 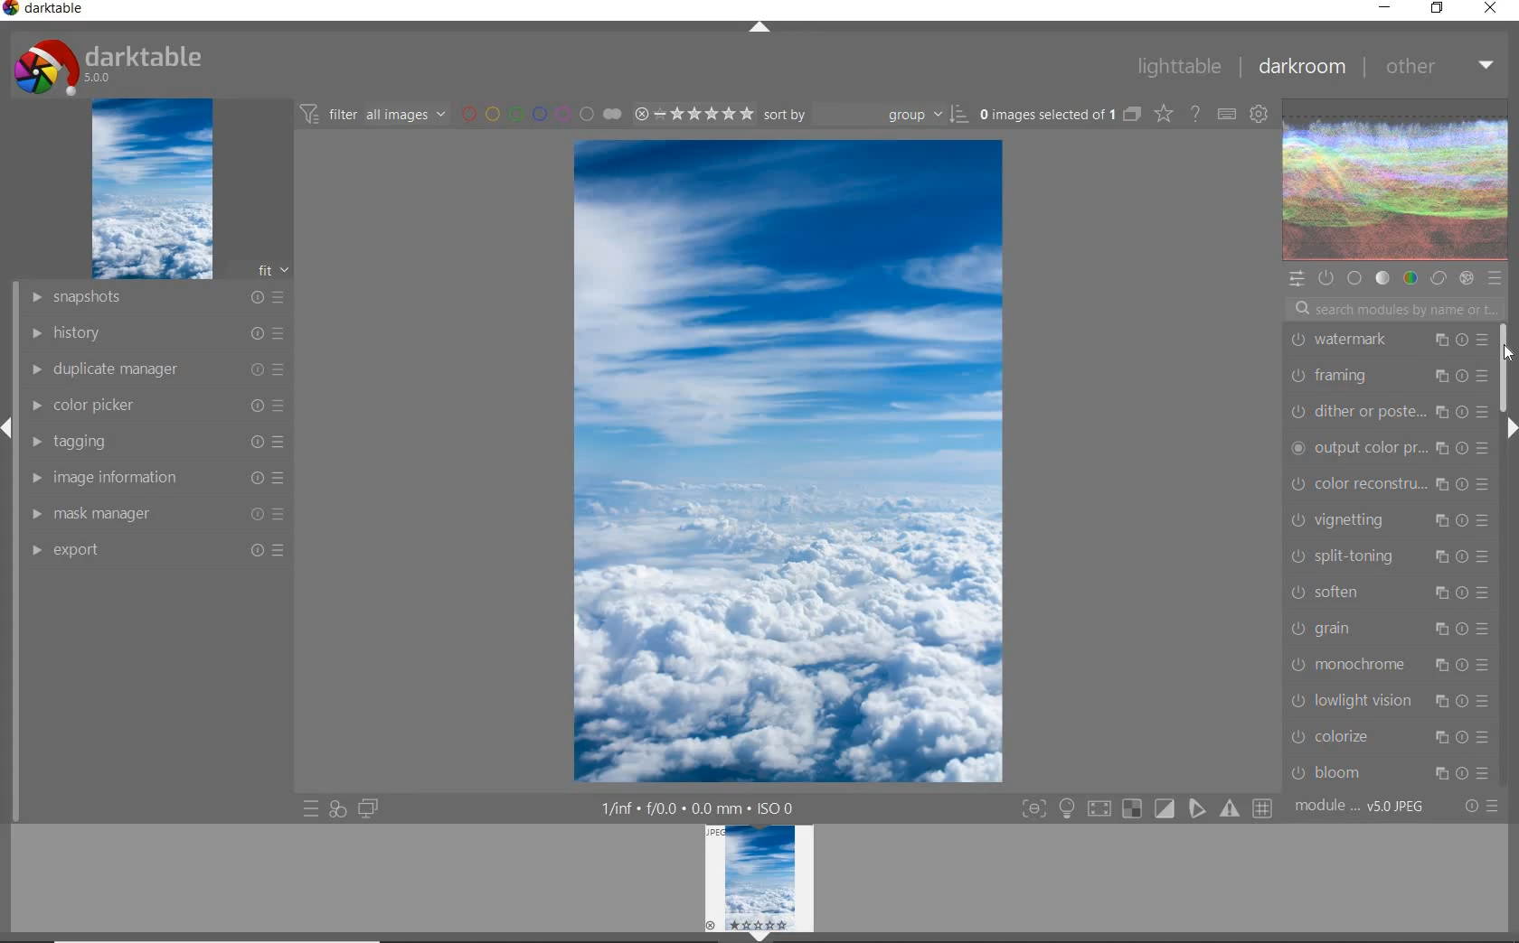 What do you see at coordinates (1437, 69) in the screenshot?
I see `OTHER` at bounding box center [1437, 69].